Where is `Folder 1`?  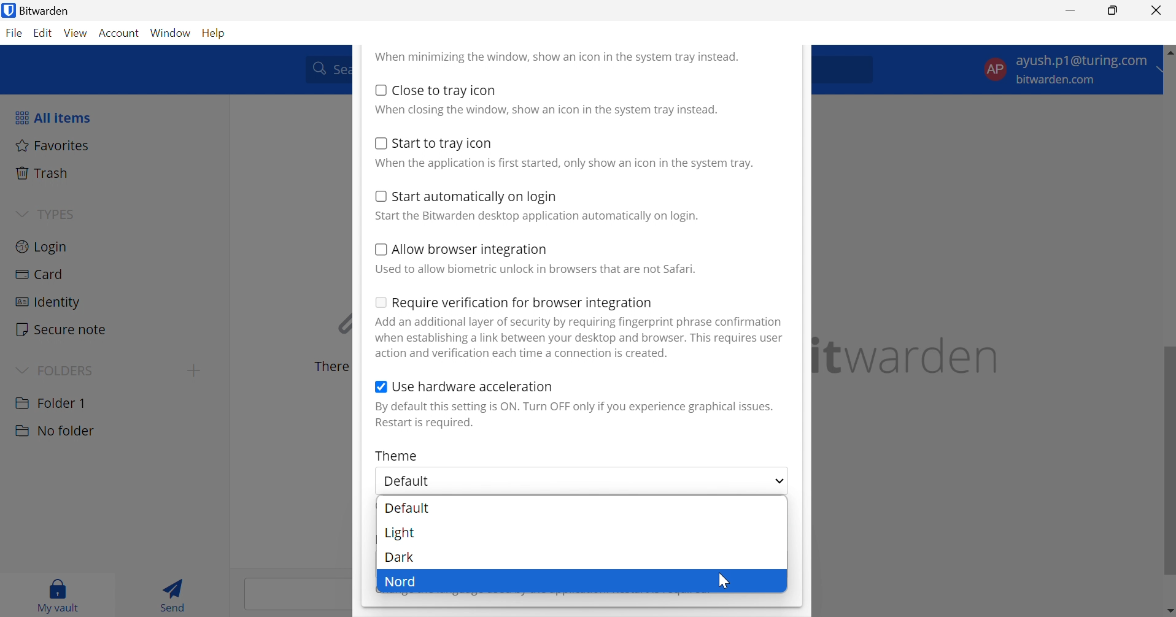
Folder 1 is located at coordinates (50, 402).